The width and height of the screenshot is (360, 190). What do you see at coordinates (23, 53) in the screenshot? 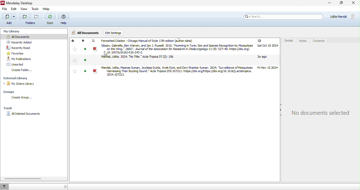
I see `favourites` at bounding box center [23, 53].